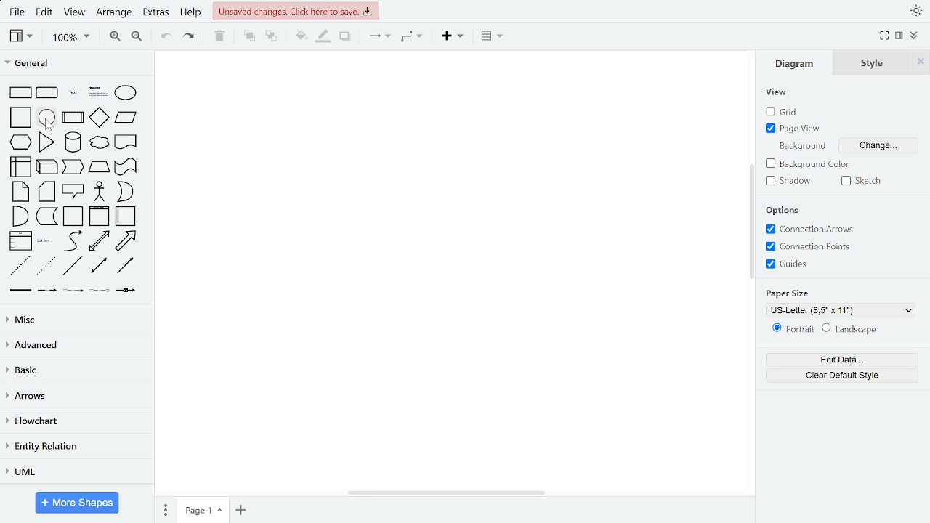 Image resolution: width=930 pixels, height=523 pixels. I want to click on connection points, so click(813, 246).